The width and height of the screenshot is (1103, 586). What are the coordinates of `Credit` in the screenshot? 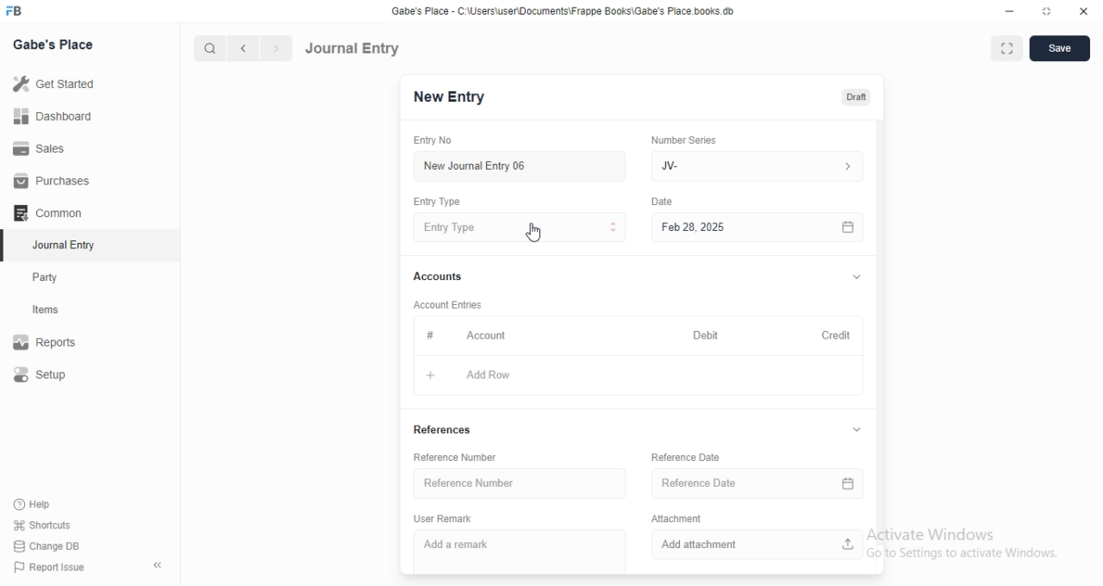 It's located at (835, 334).